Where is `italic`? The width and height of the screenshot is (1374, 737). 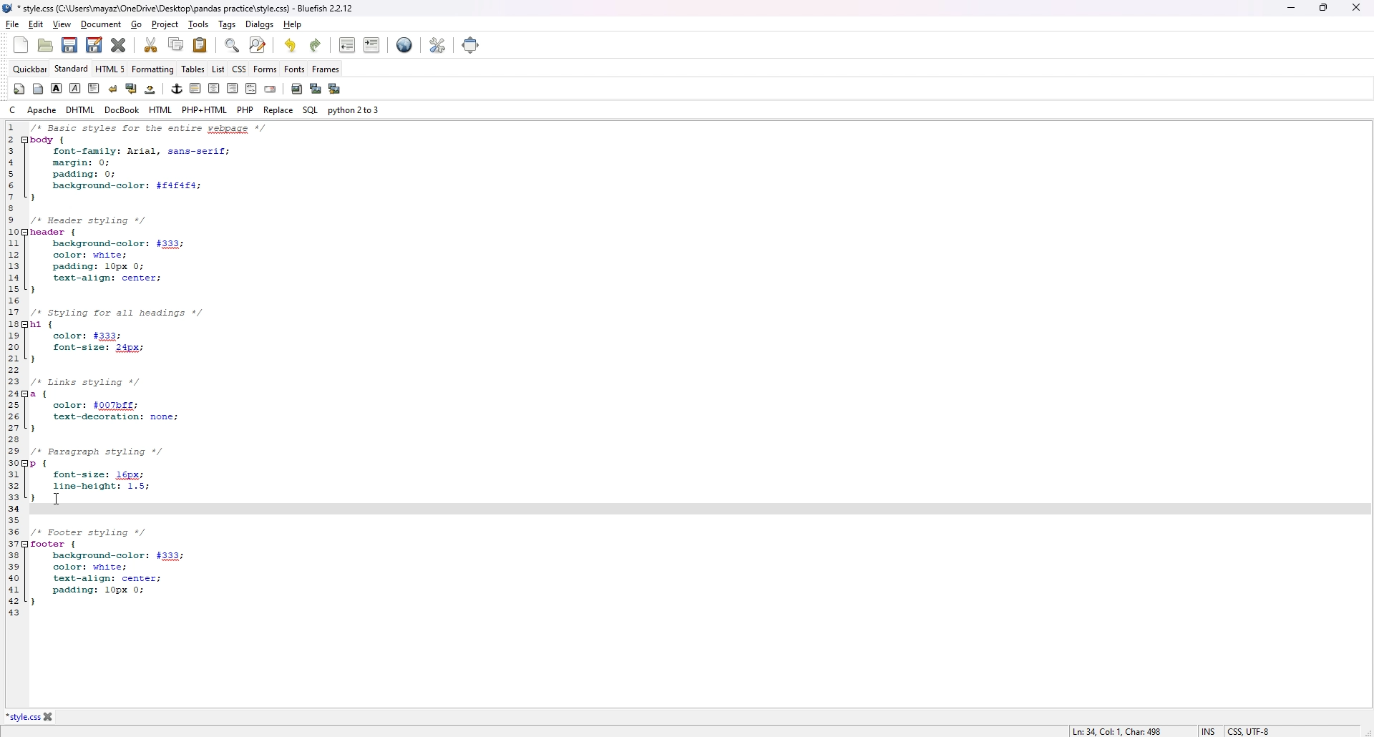
italic is located at coordinates (75, 89).